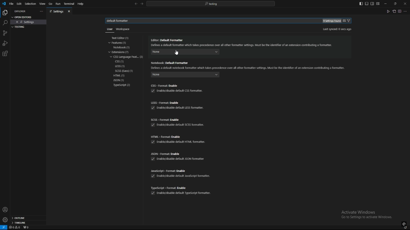  I want to click on search, so click(5, 23).